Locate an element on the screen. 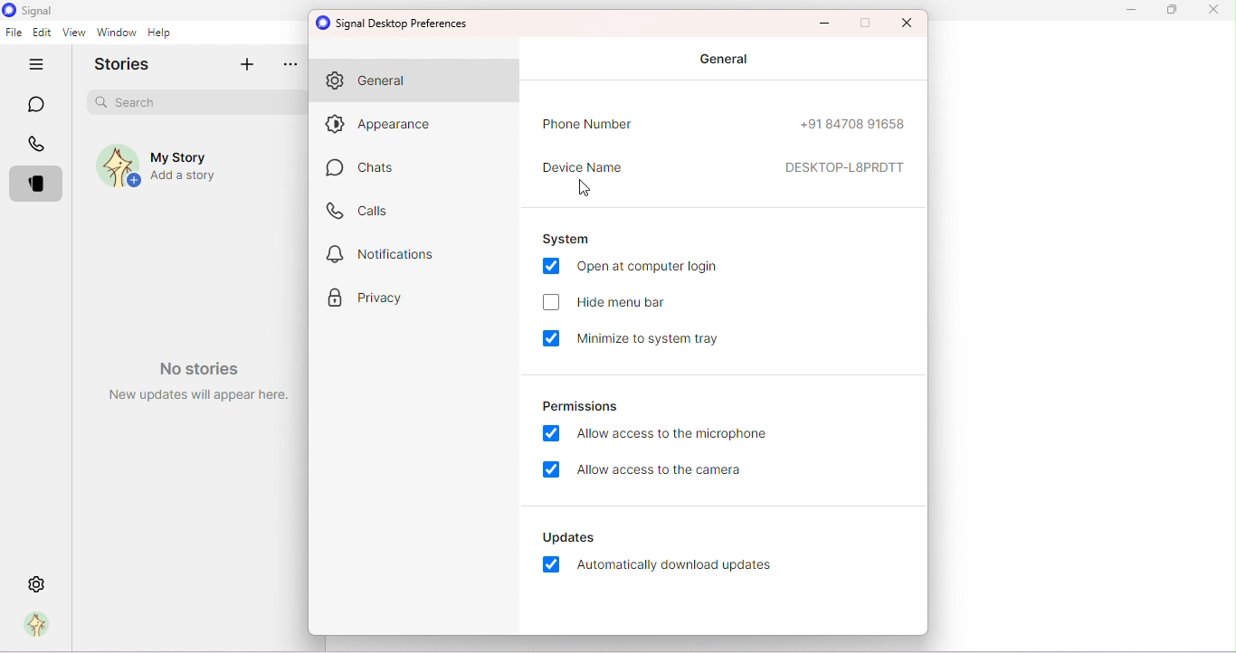 The image size is (1236, 653). General is located at coordinates (724, 60).